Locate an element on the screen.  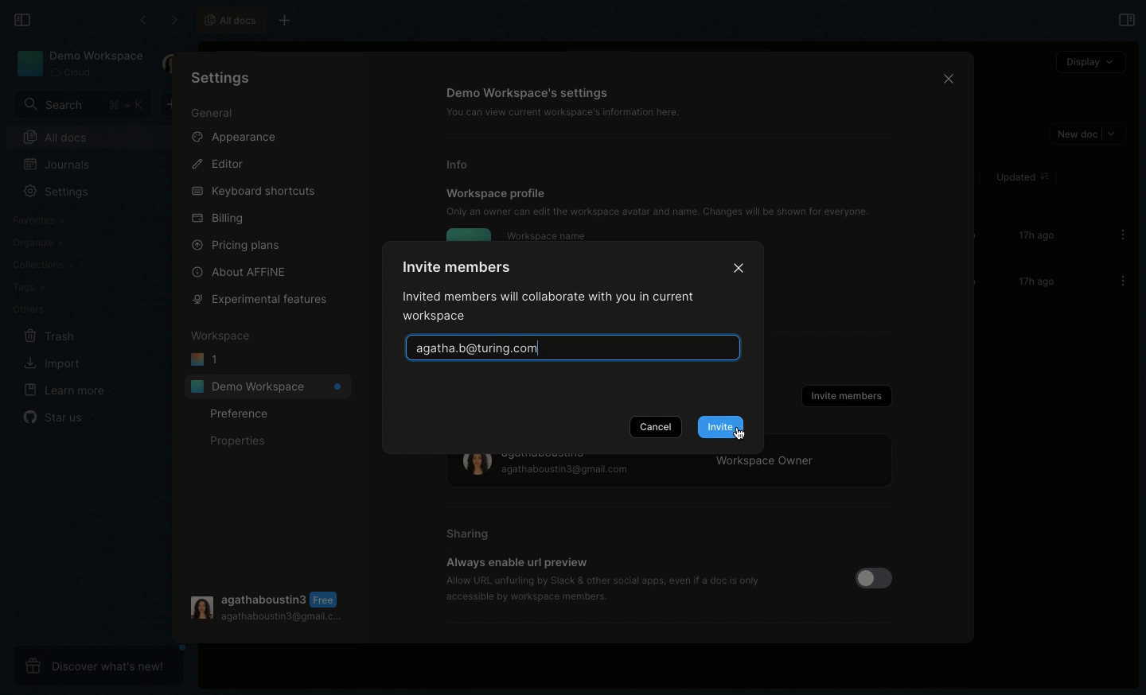
User is located at coordinates (267, 606).